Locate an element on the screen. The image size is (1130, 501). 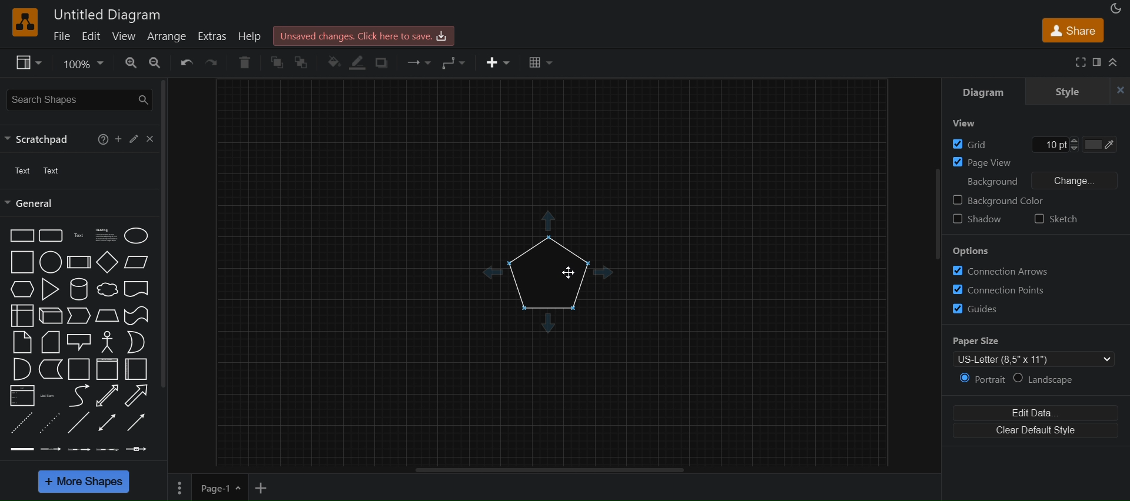
appearance as night mode is located at coordinates (1116, 8).